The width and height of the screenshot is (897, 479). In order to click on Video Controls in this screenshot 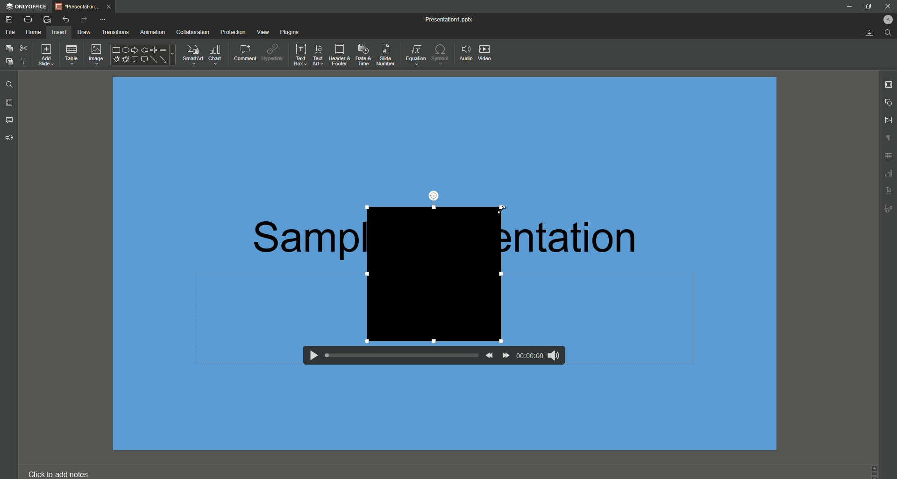, I will do `click(435, 358)`.